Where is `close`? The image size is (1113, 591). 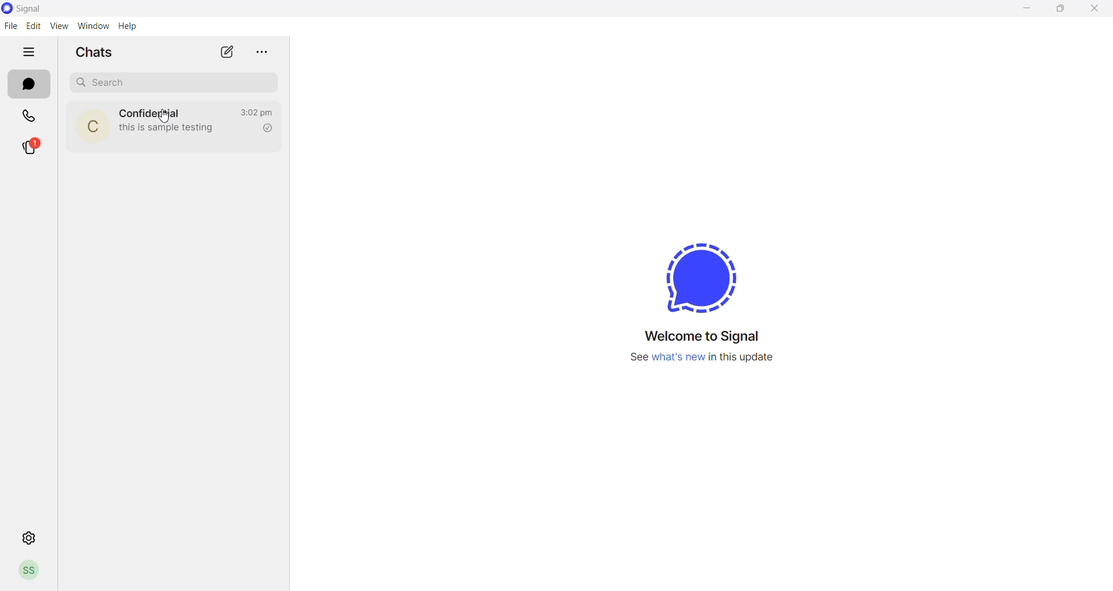
close is located at coordinates (1096, 9).